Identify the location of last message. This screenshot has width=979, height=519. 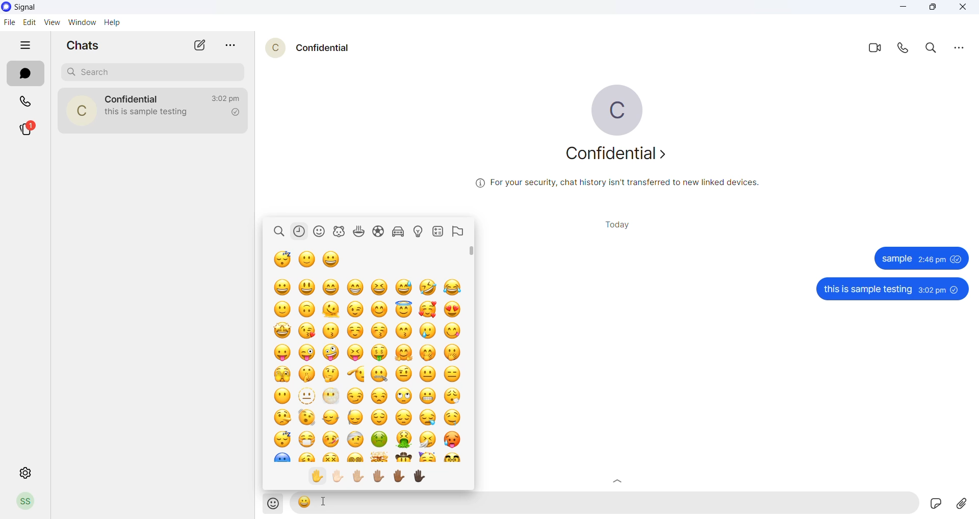
(154, 116).